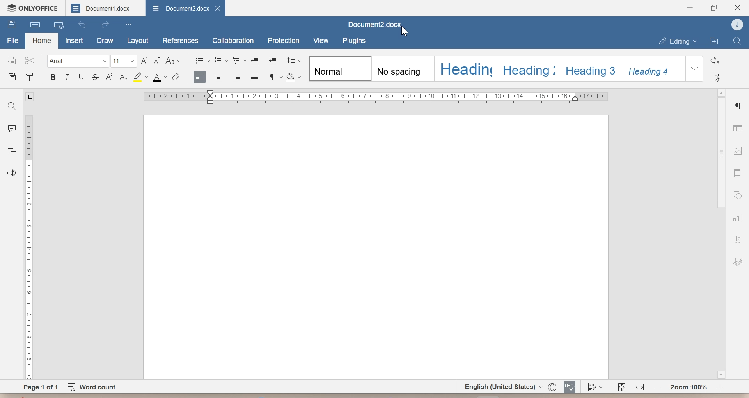 The width and height of the screenshot is (749, 398). I want to click on Align center, so click(219, 77).